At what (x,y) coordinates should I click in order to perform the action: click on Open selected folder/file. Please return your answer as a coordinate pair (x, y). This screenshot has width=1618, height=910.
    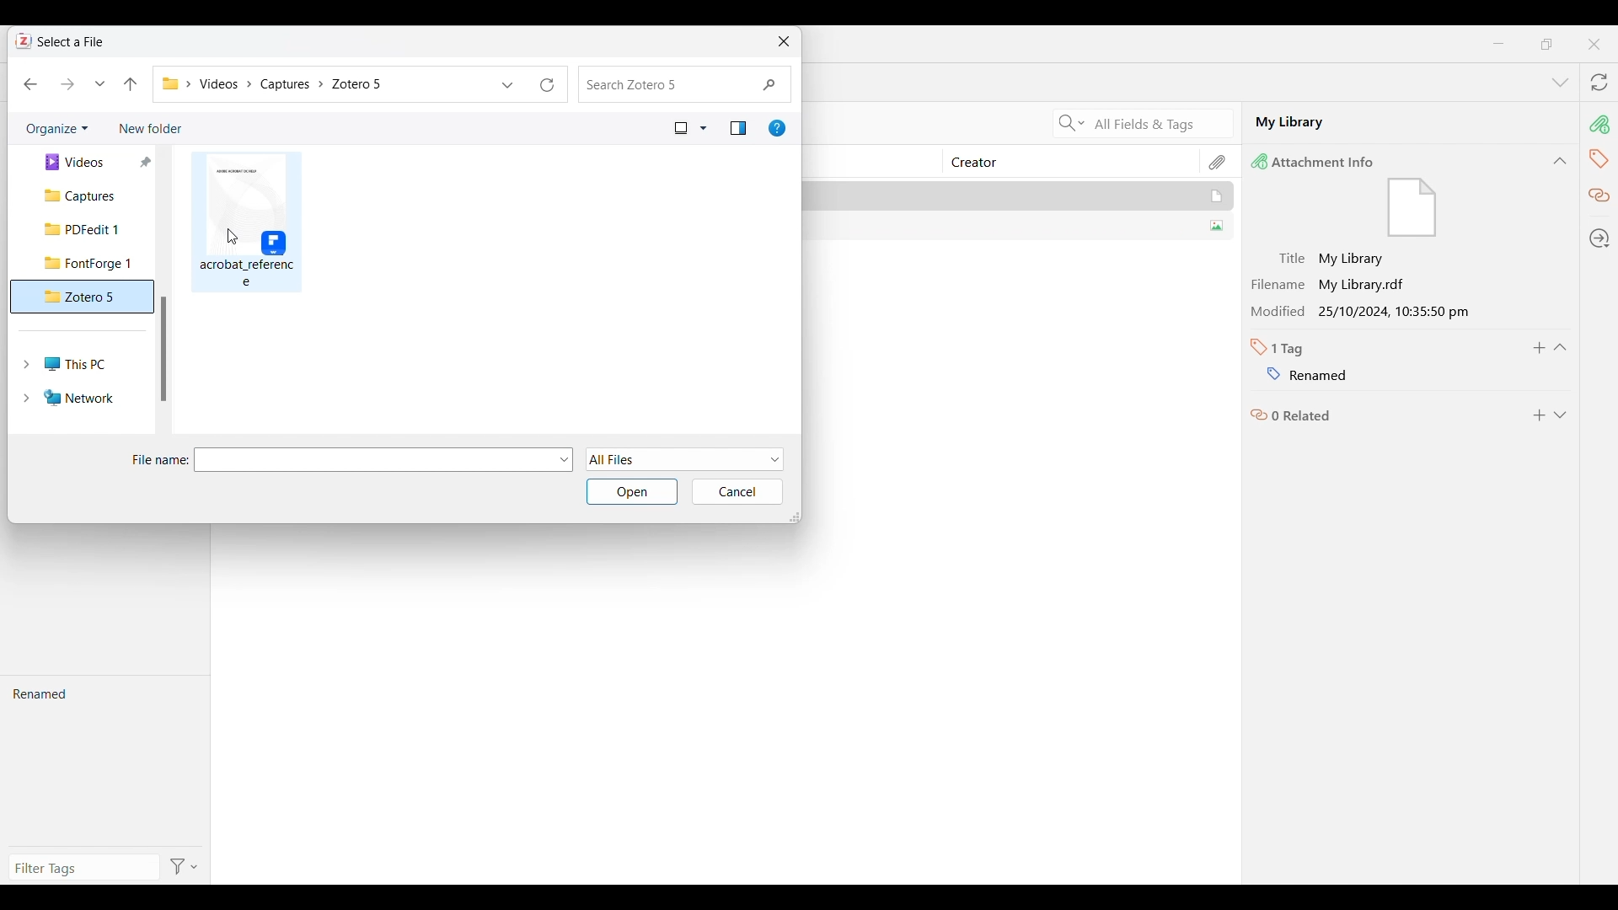
    Looking at the image, I should click on (633, 491).